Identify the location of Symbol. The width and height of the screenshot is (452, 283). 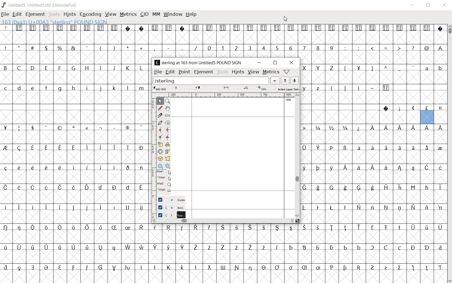
(305, 28).